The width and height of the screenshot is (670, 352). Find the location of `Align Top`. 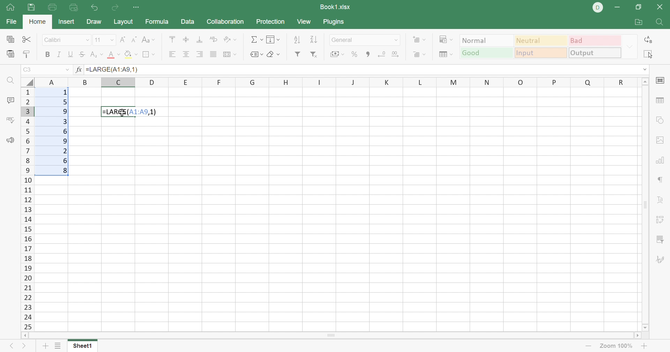

Align Top is located at coordinates (172, 41).